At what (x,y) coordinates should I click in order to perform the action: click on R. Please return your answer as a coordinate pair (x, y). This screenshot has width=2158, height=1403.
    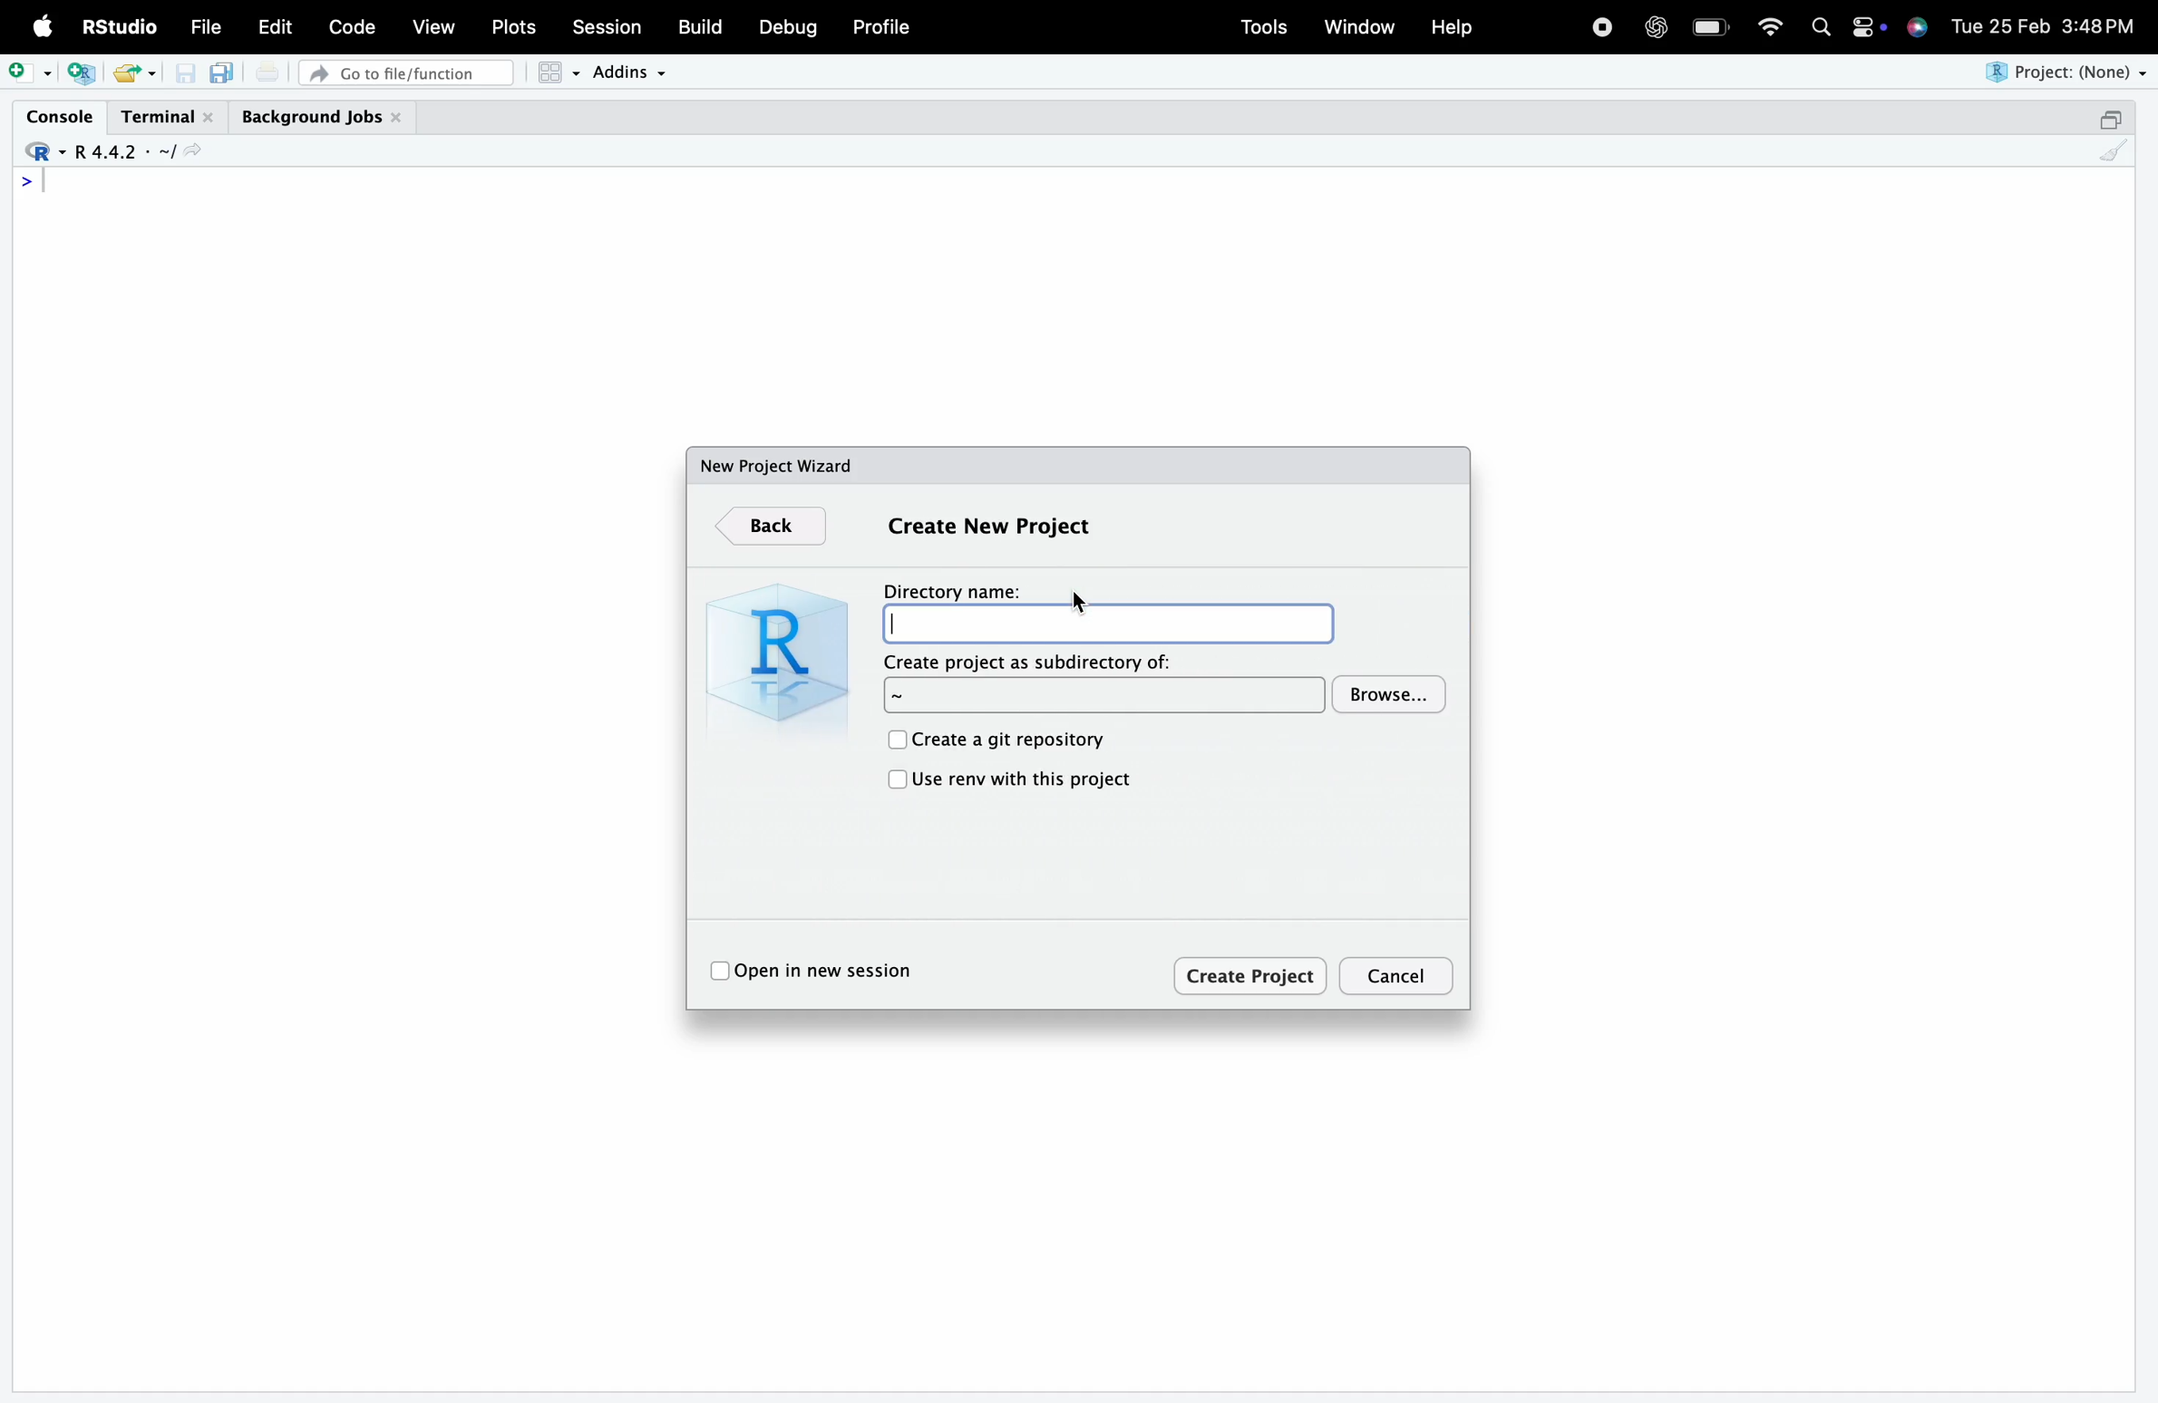
    Looking at the image, I should click on (772, 651).